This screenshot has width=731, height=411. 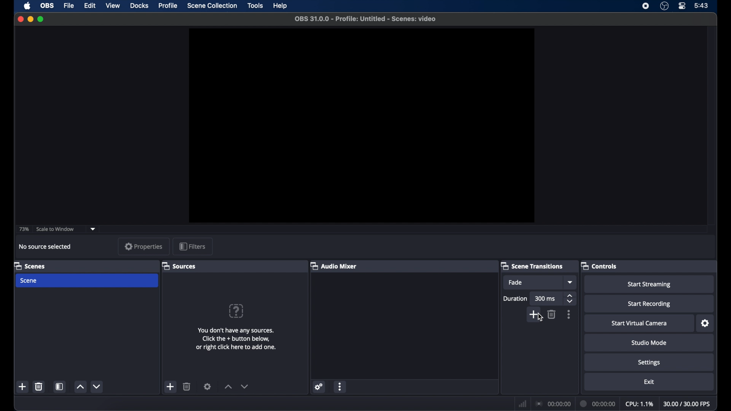 I want to click on start recording, so click(x=651, y=304).